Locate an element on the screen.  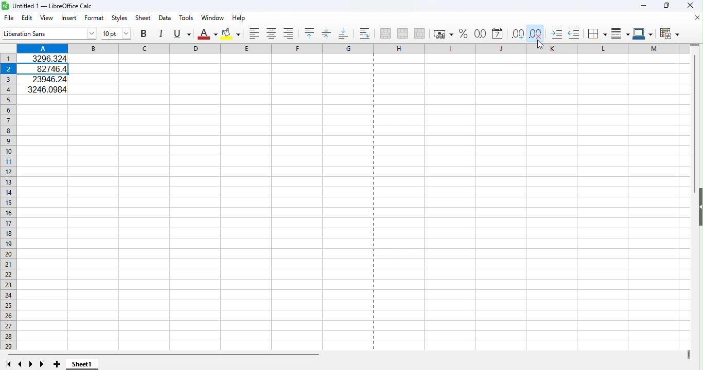
Increase indent is located at coordinates (556, 33).